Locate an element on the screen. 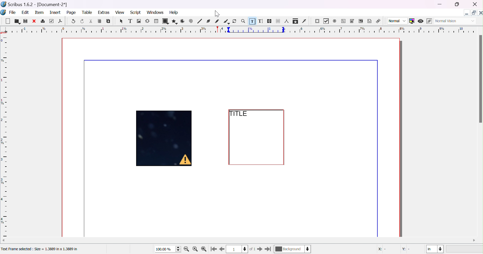 This screenshot has width=483, height=254. help is located at coordinates (174, 12).